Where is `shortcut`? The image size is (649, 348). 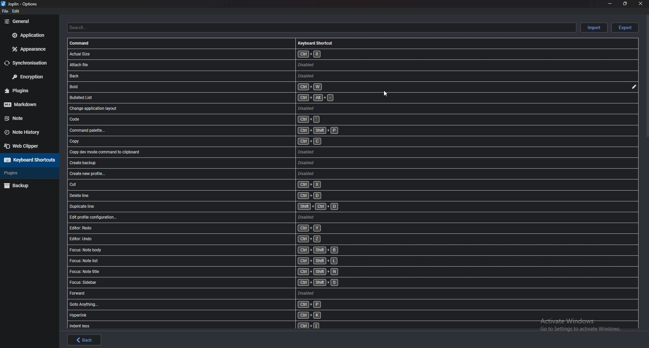 shortcut is located at coordinates (220, 316).